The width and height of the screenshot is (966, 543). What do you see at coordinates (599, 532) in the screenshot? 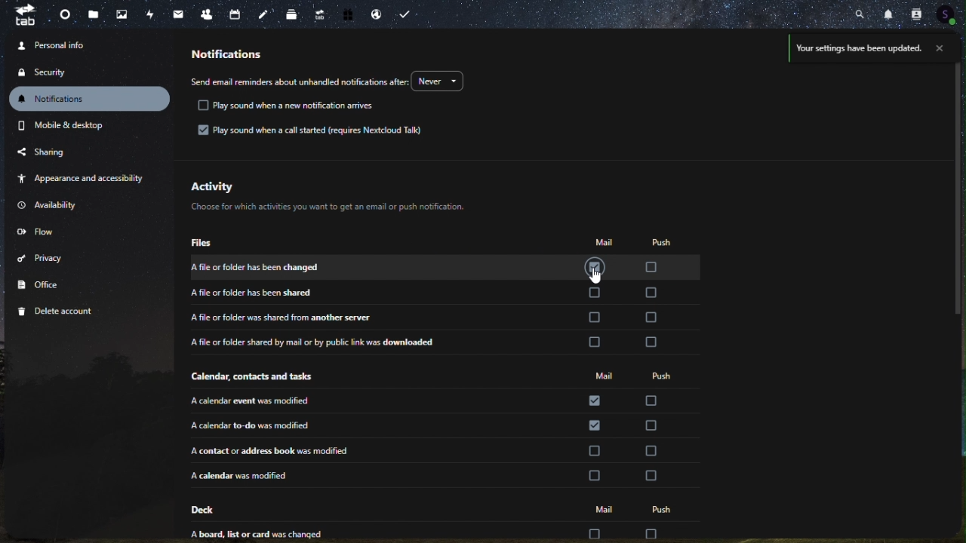
I see `check box` at bounding box center [599, 532].